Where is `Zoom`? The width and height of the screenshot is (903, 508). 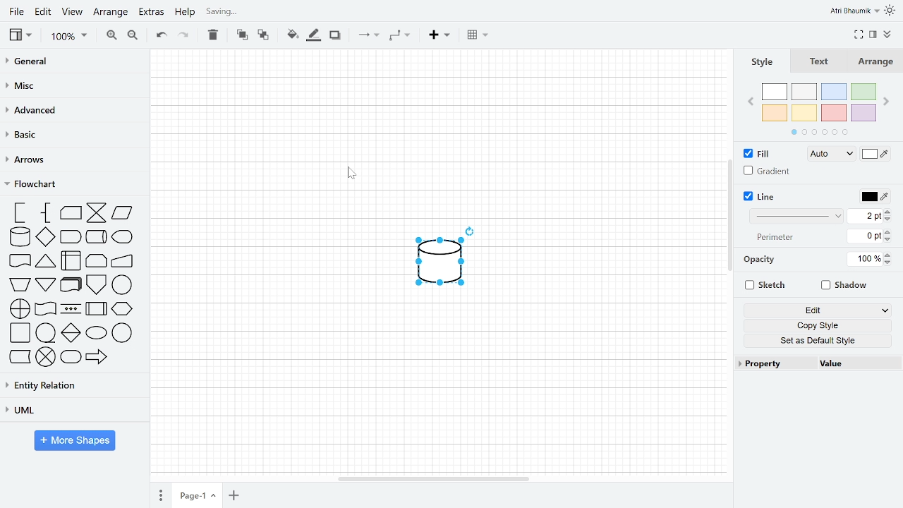
Zoom is located at coordinates (68, 37).